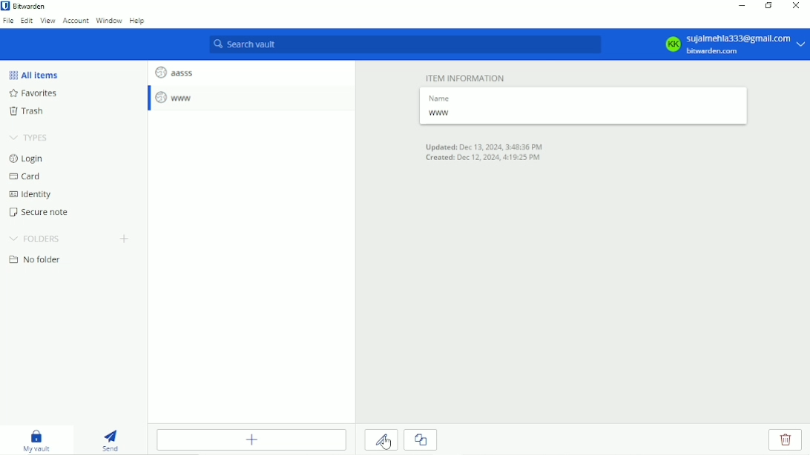  I want to click on My vault, so click(39, 440).